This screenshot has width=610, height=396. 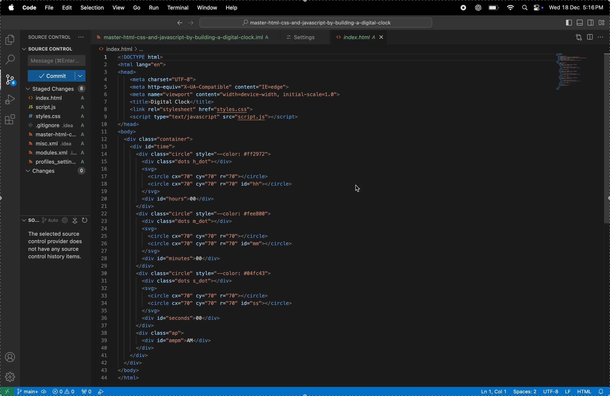 What do you see at coordinates (57, 76) in the screenshot?
I see `commit` at bounding box center [57, 76].